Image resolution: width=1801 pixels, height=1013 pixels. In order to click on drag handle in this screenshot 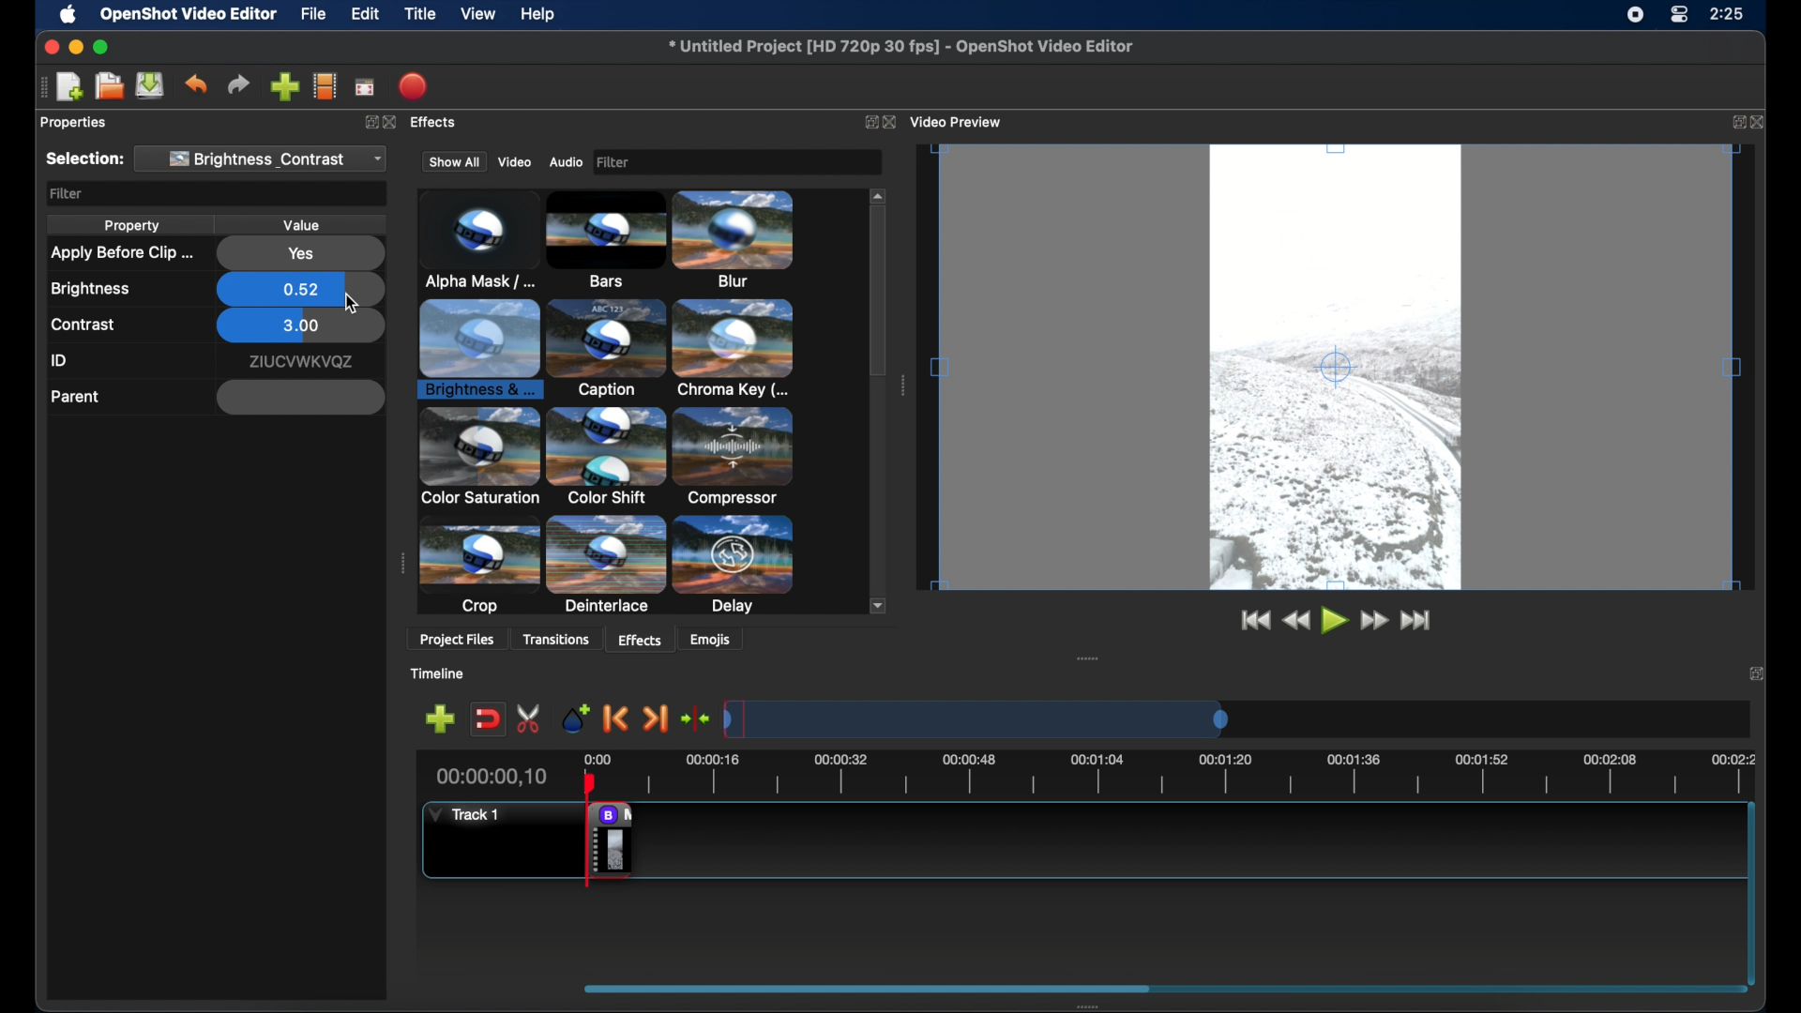, I will do `click(1080, 1006)`.